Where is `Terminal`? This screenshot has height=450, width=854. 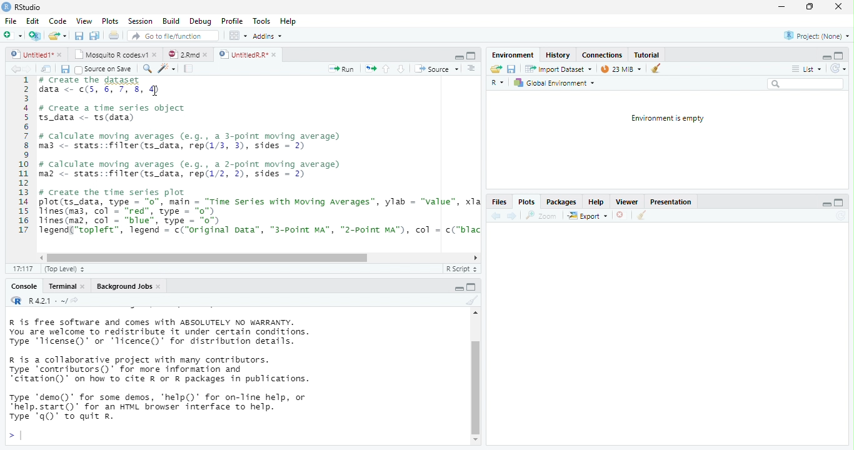 Terminal is located at coordinates (62, 286).